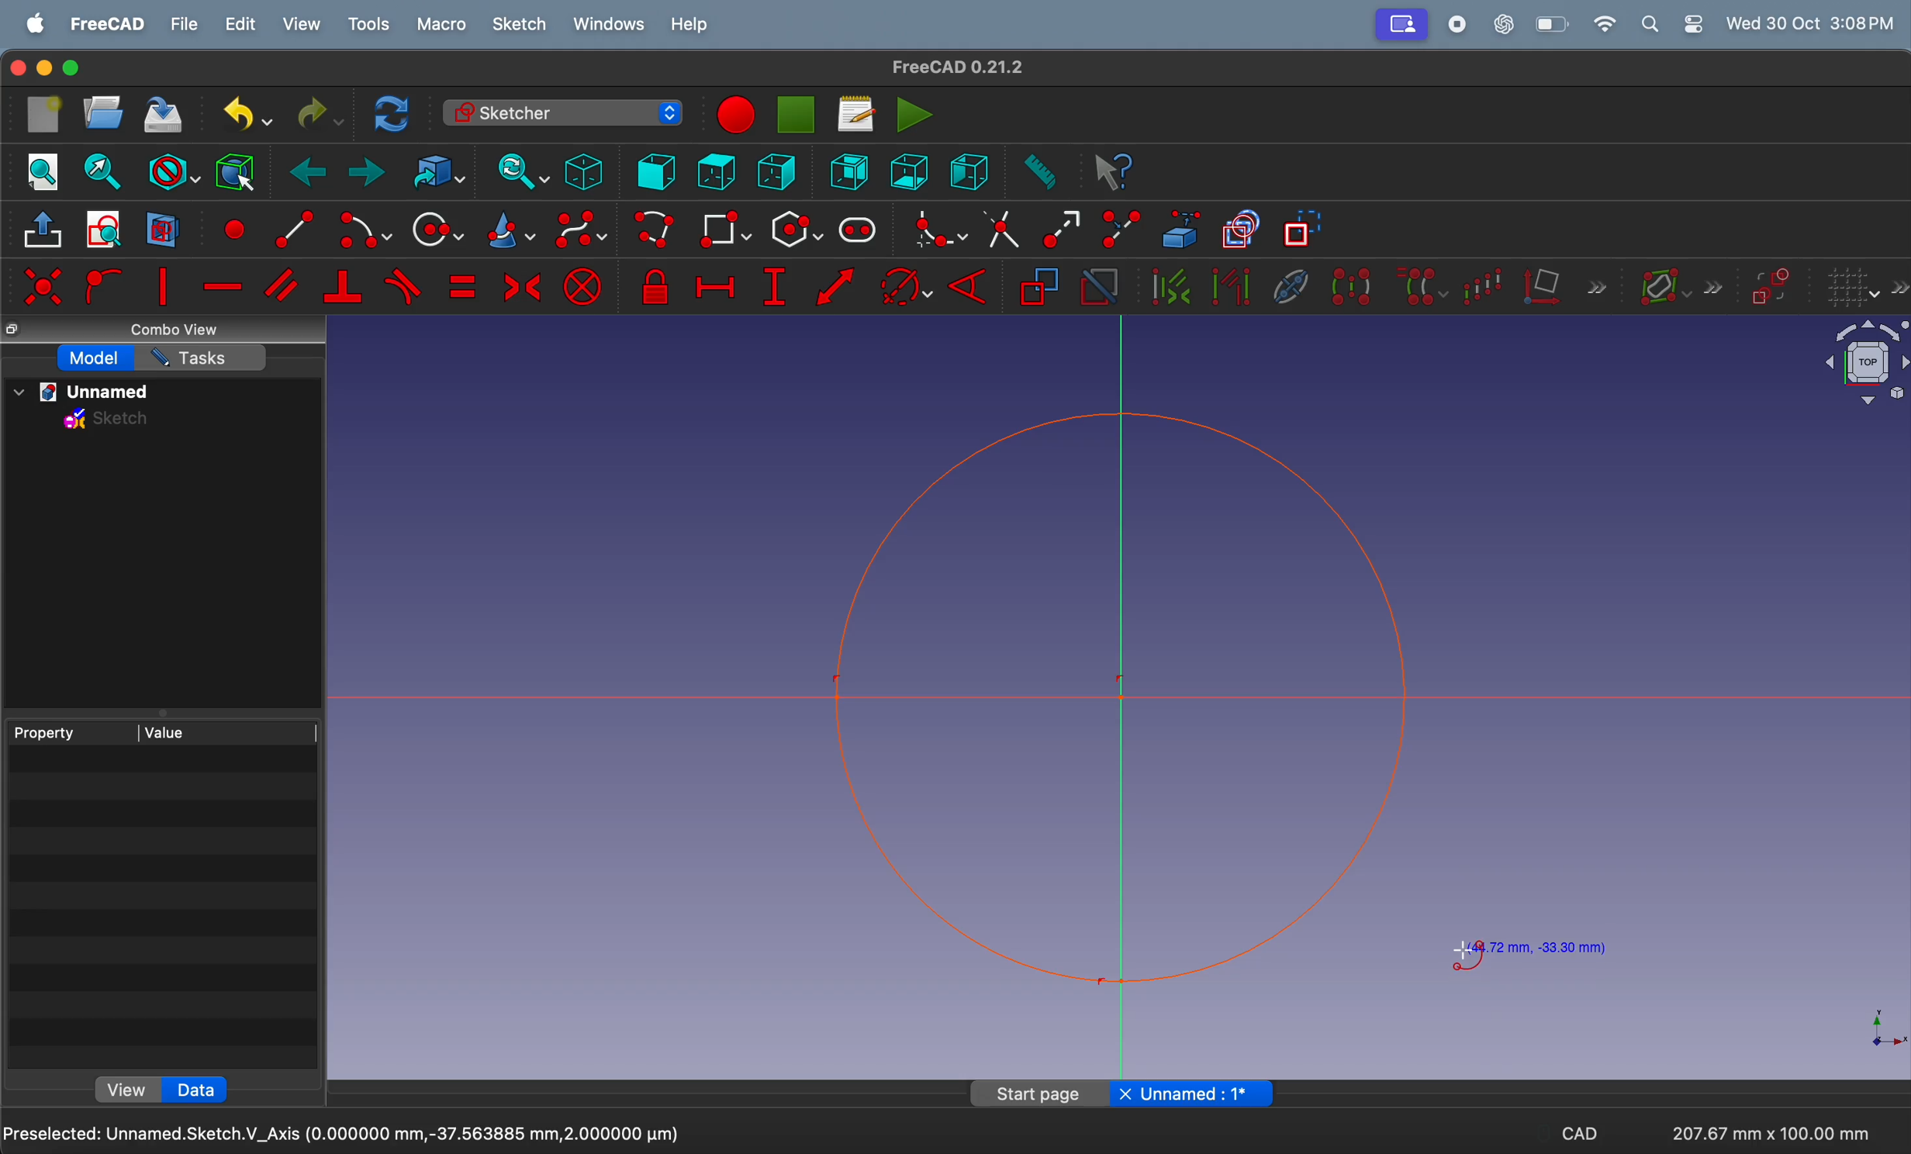  What do you see at coordinates (46, 68) in the screenshot?
I see `minimize` at bounding box center [46, 68].